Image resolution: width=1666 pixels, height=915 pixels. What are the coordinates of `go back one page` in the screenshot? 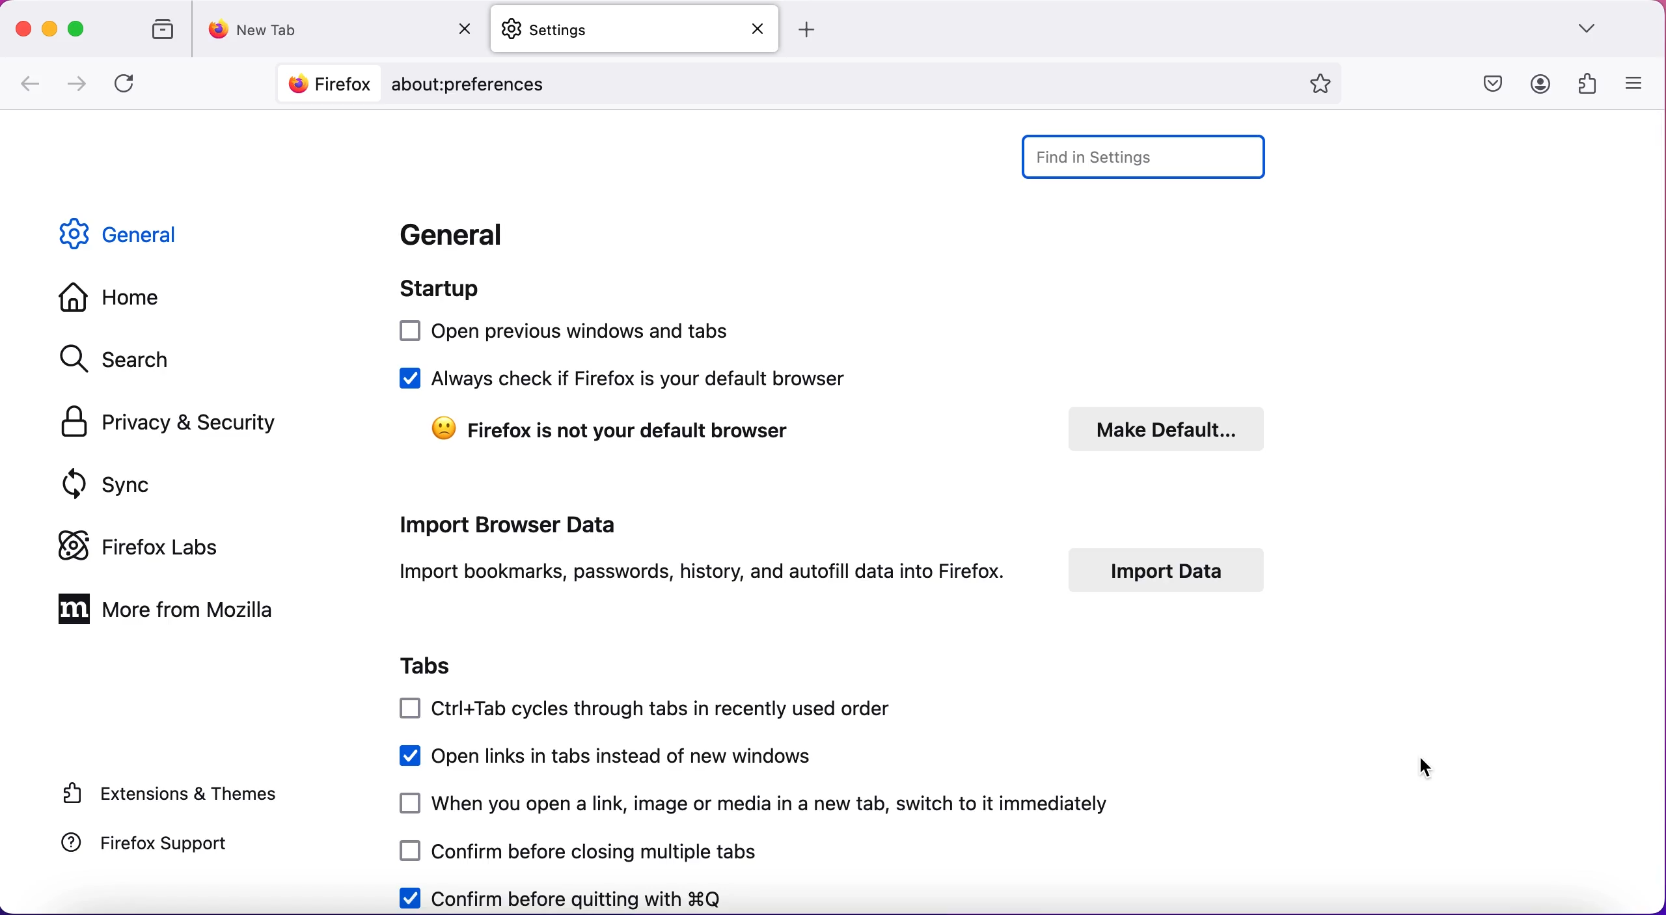 It's located at (33, 83).